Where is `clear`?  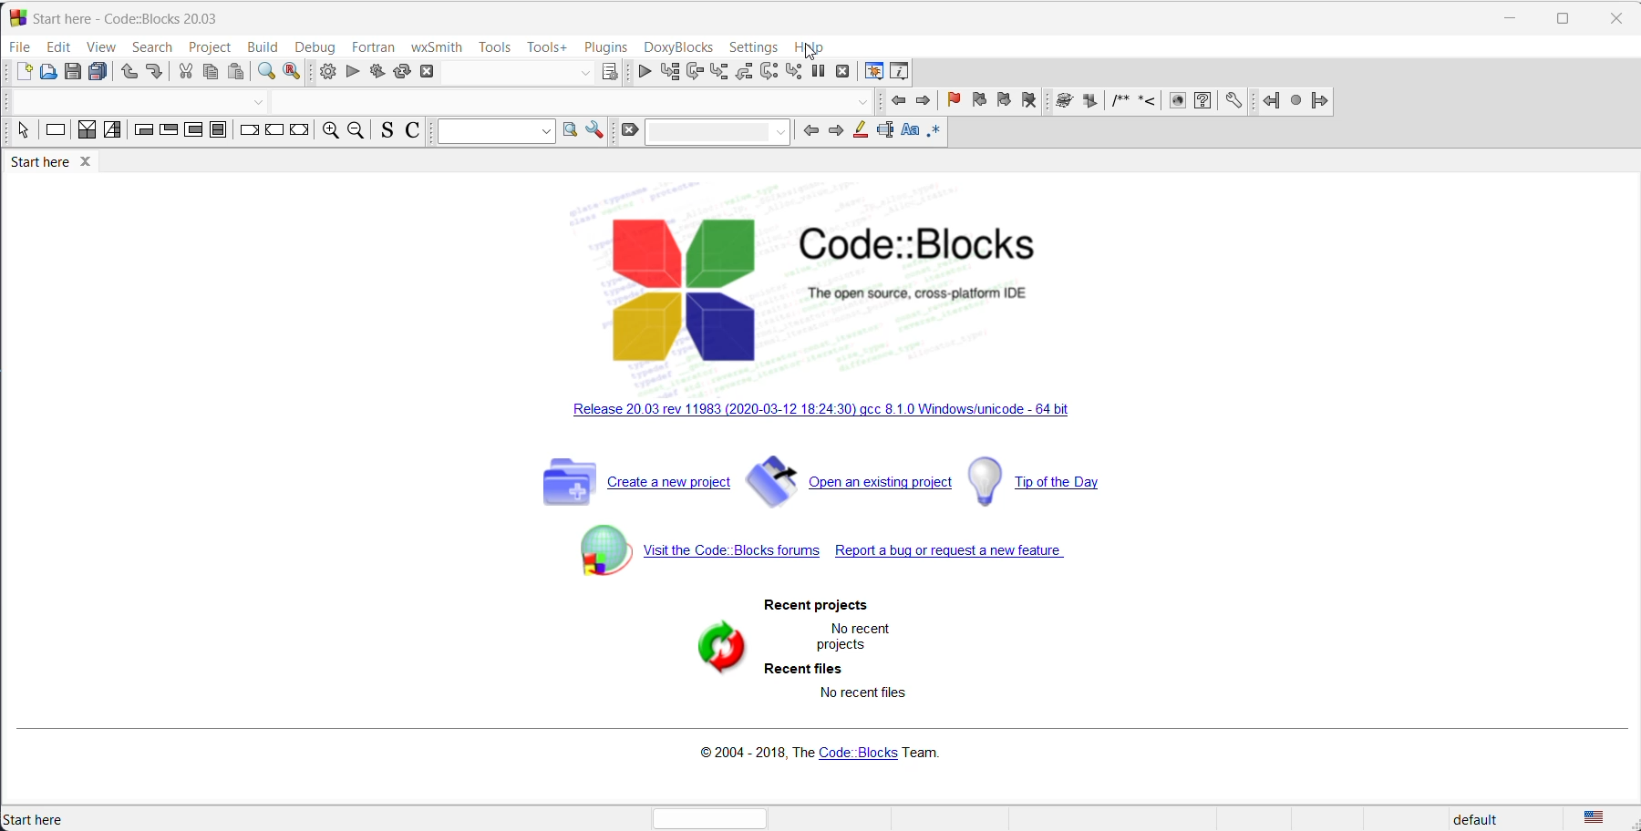
clear is located at coordinates (628, 132).